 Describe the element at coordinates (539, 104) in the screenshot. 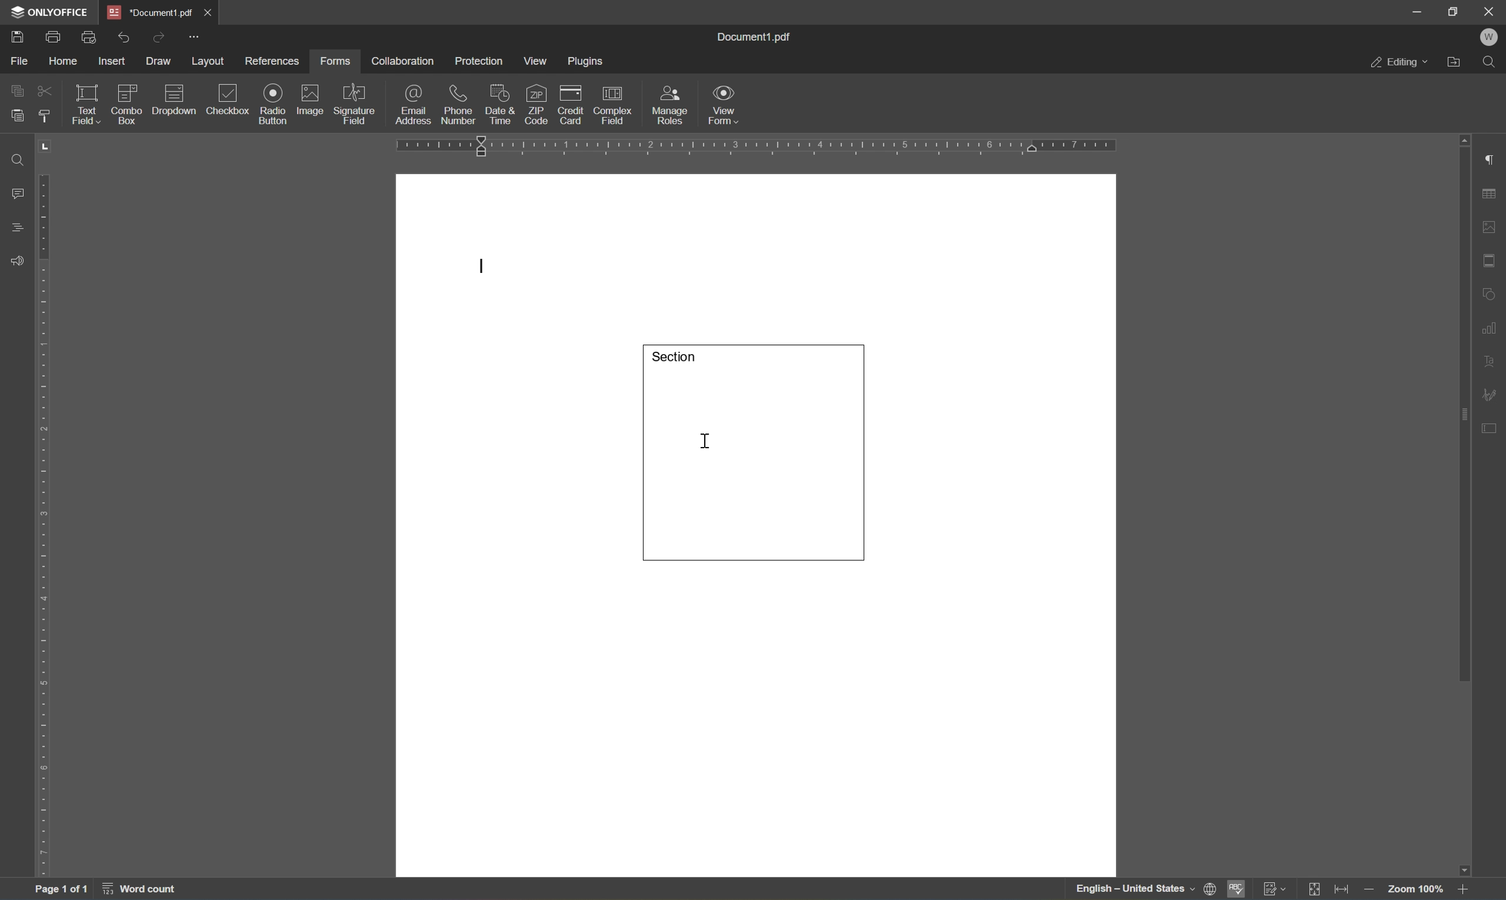

I see `zip code` at that location.